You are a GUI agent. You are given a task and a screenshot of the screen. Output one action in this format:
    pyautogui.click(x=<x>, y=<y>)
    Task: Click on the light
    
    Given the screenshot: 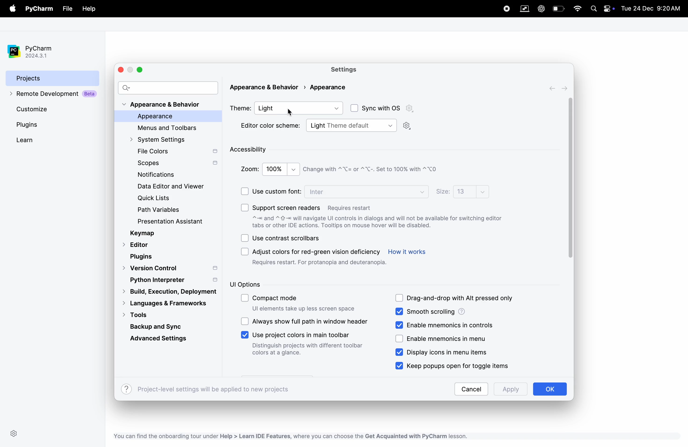 What is the action you would take?
    pyautogui.click(x=299, y=108)
    